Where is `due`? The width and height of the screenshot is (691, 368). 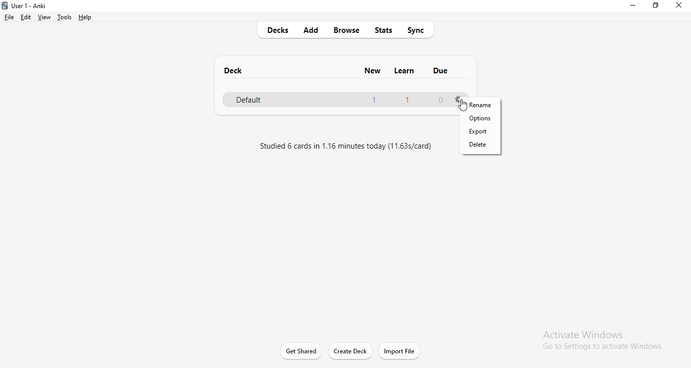
due is located at coordinates (441, 70).